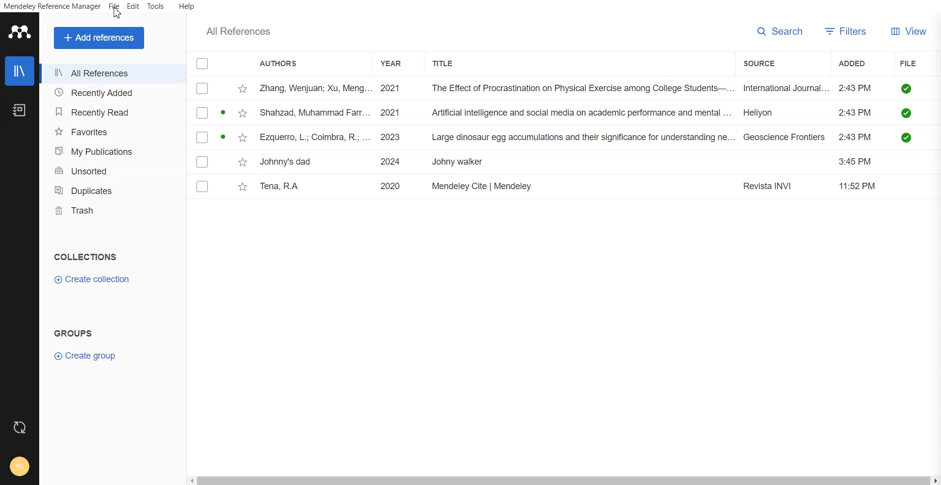 The width and height of the screenshot is (941, 485). What do you see at coordinates (109, 150) in the screenshot?
I see `My Publication` at bounding box center [109, 150].